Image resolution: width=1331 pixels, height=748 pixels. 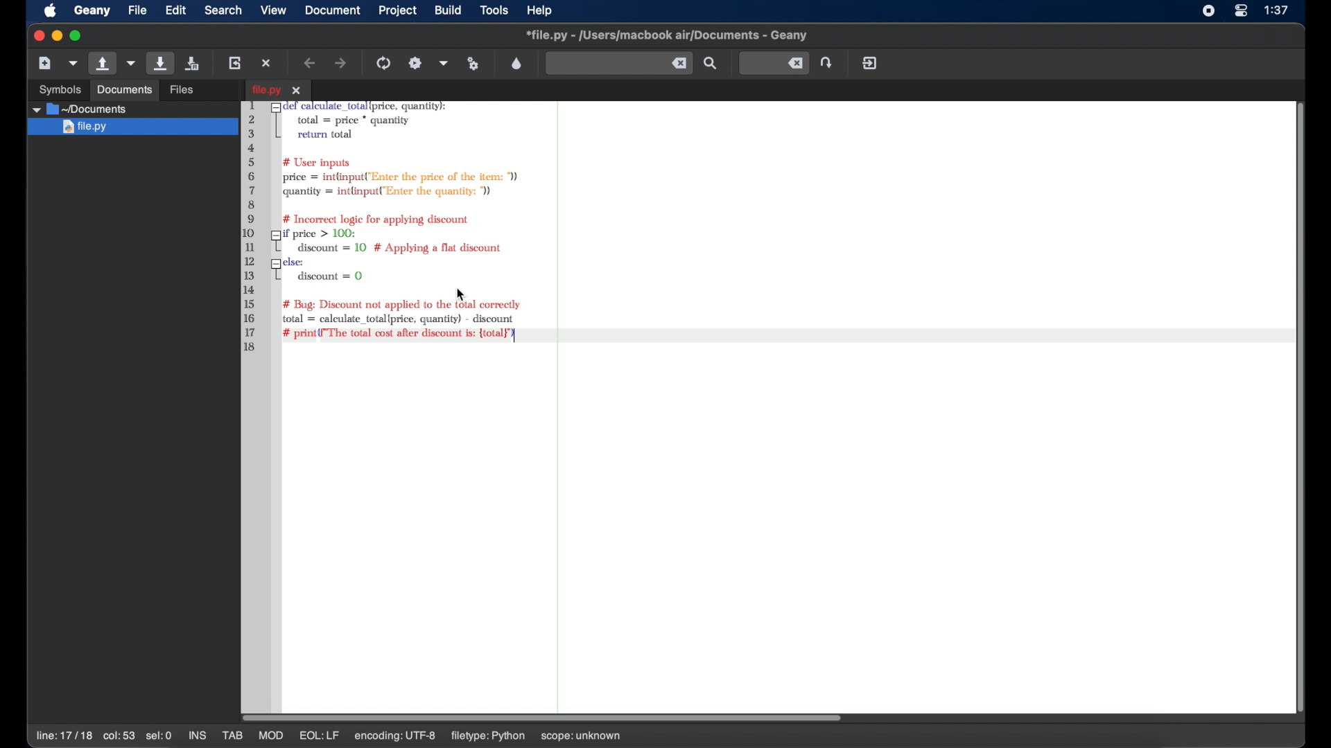 What do you see at coordinates (1241, 11) in the screenshot?
I see `control center` at bounding box center [1241, 11].